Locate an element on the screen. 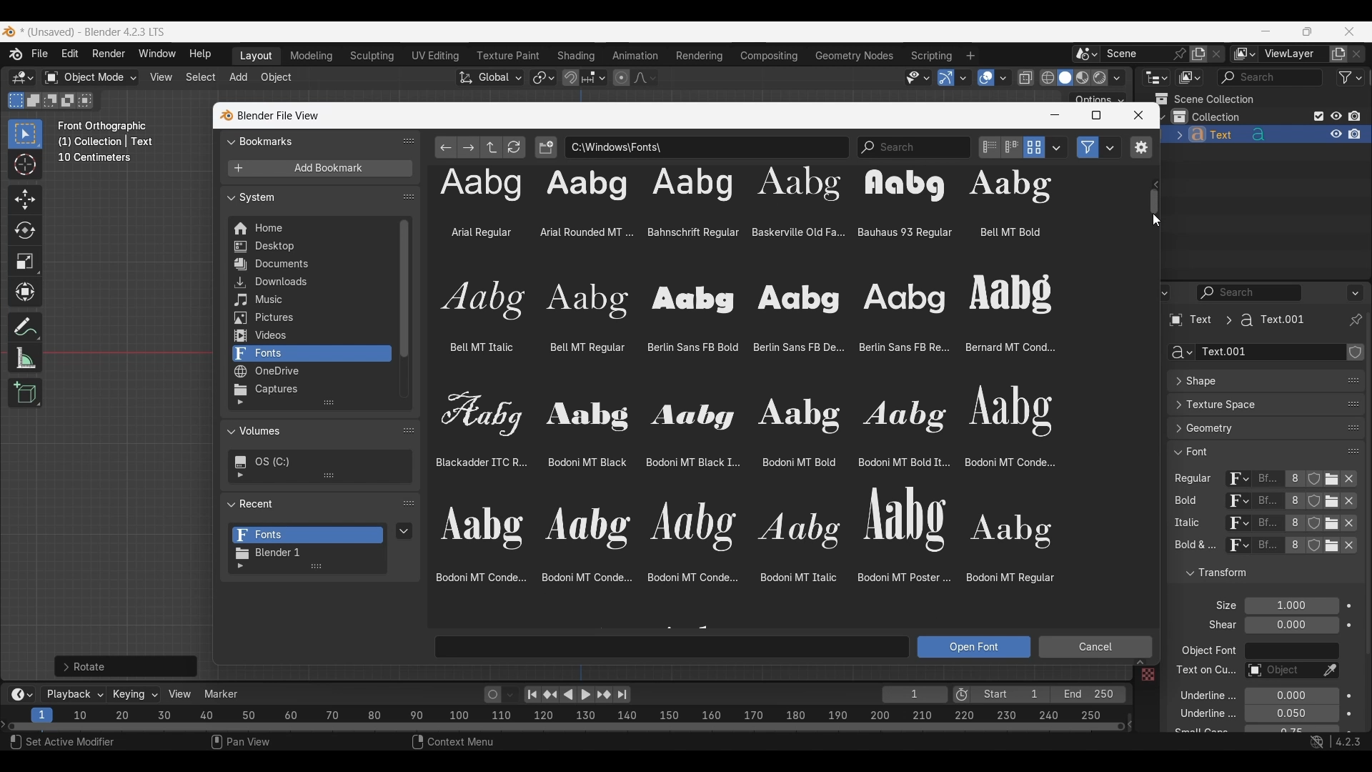  Display mode is located at coordinates (1034, 147).